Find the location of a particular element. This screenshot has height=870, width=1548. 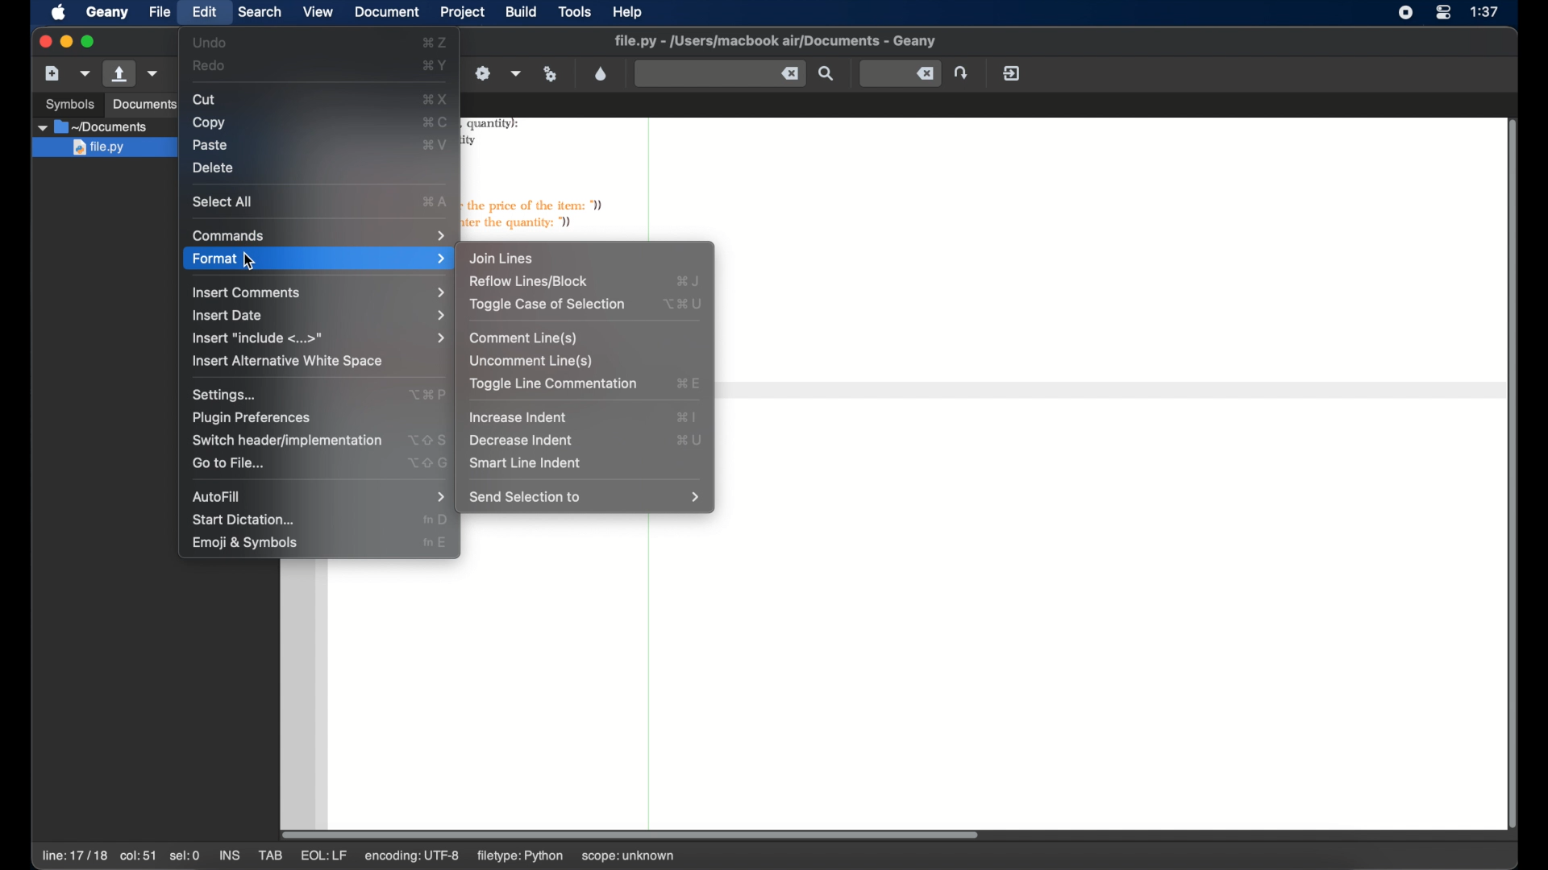

create file from template is located at coordinates (85, 73).